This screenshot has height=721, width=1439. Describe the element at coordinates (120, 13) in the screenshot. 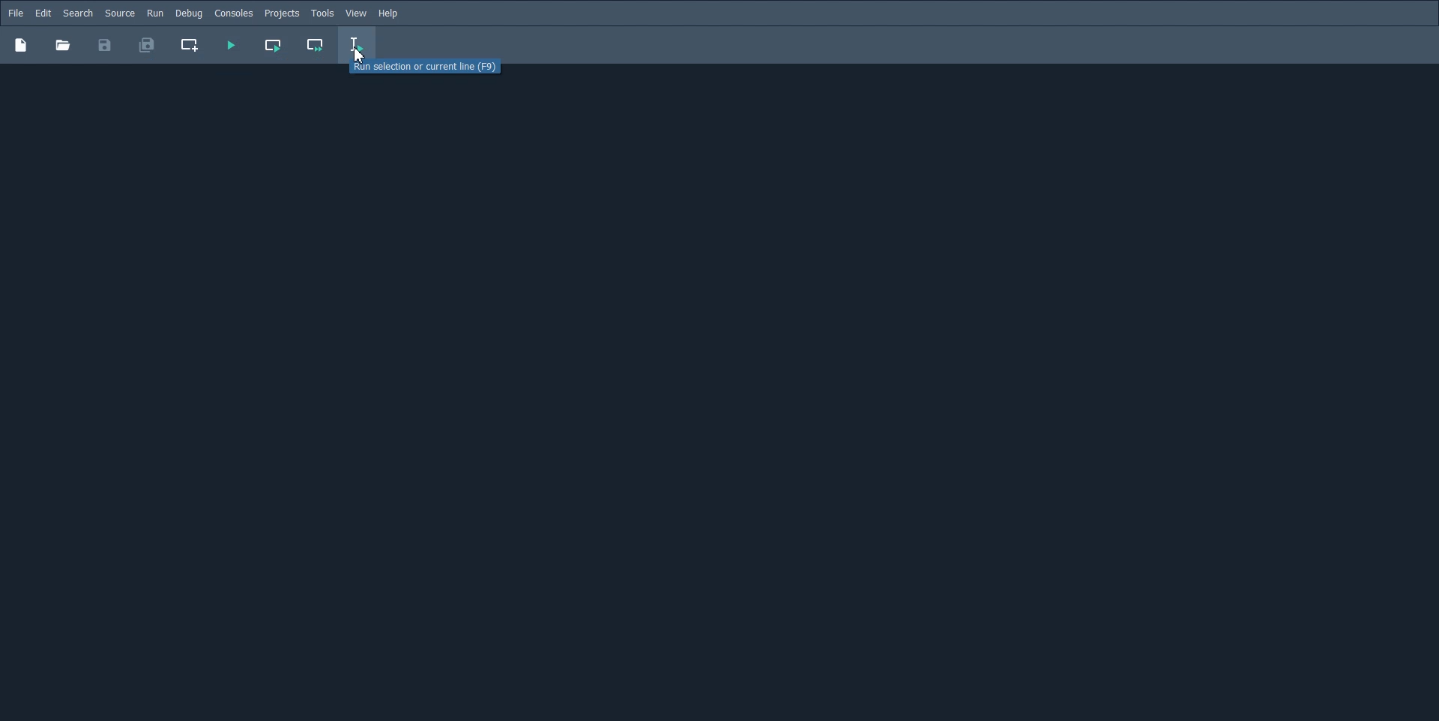

I see `Source` at that location.